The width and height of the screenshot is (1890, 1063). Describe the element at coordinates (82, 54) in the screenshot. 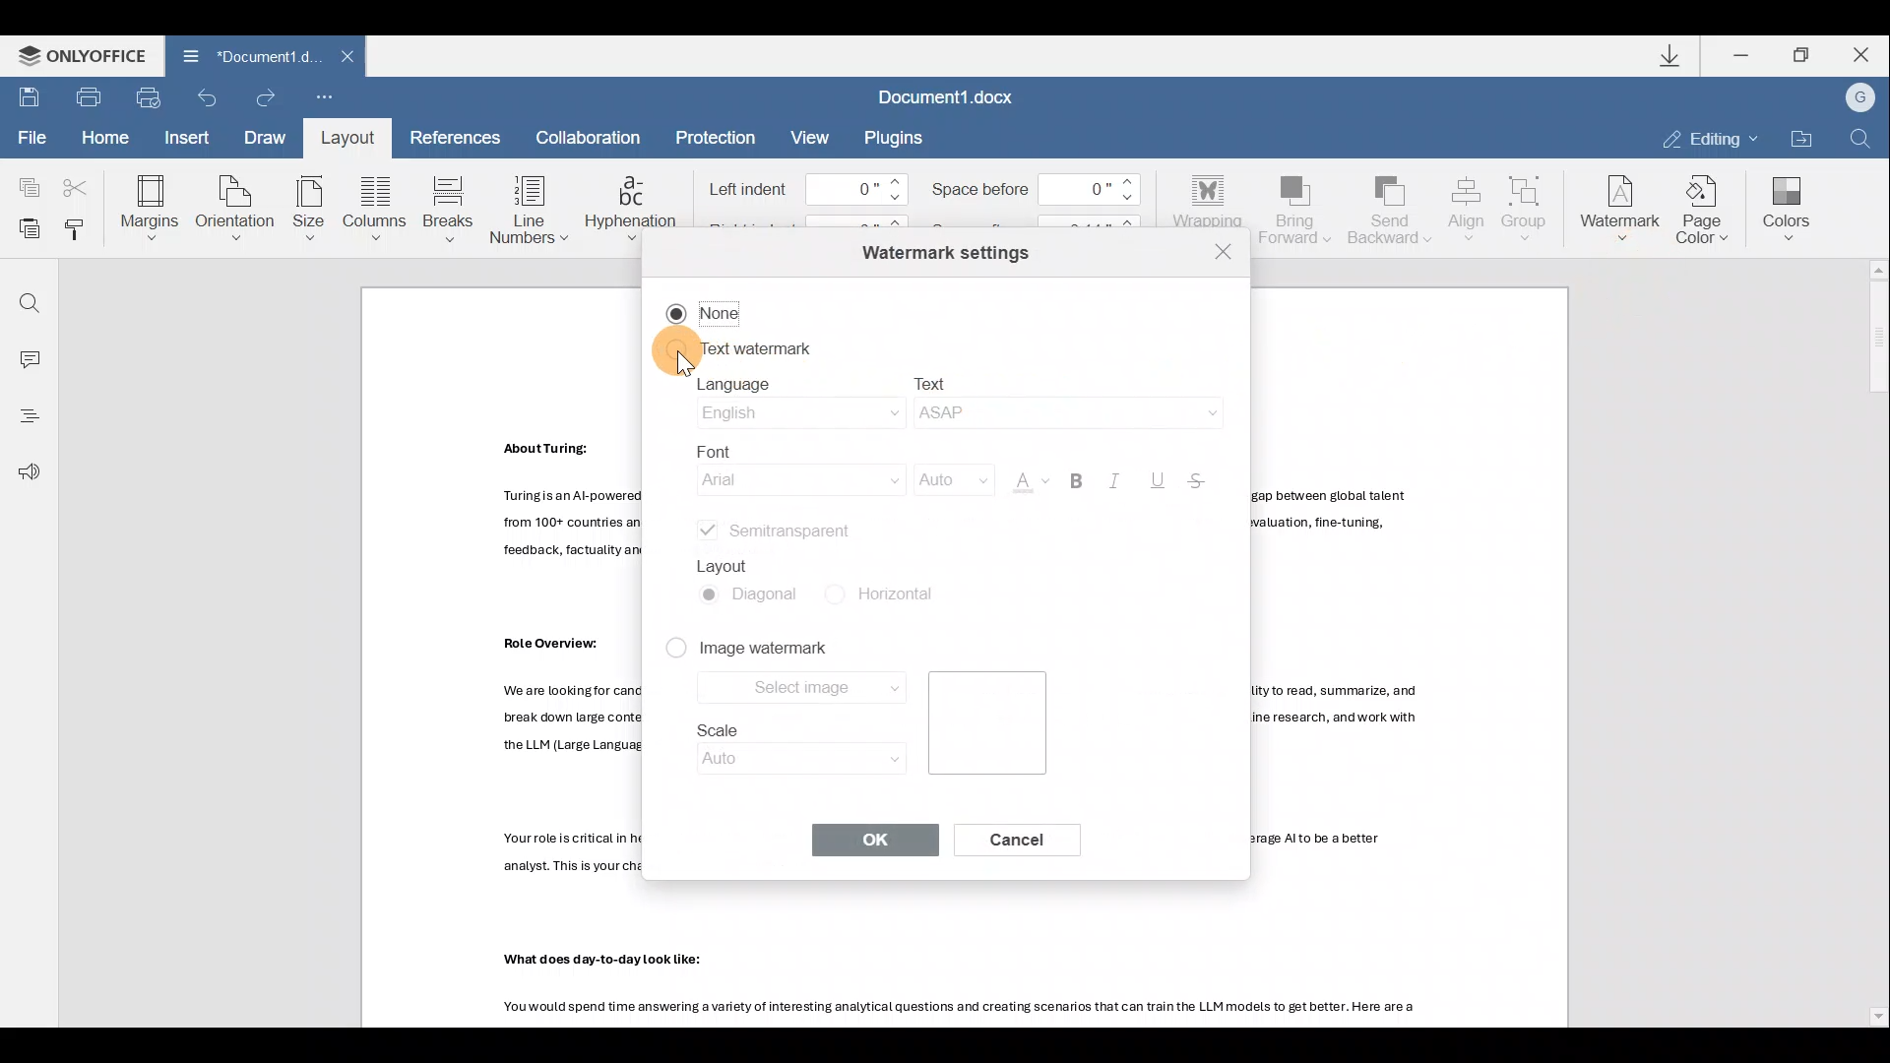

I see `ONLYOFFICE` at that location.